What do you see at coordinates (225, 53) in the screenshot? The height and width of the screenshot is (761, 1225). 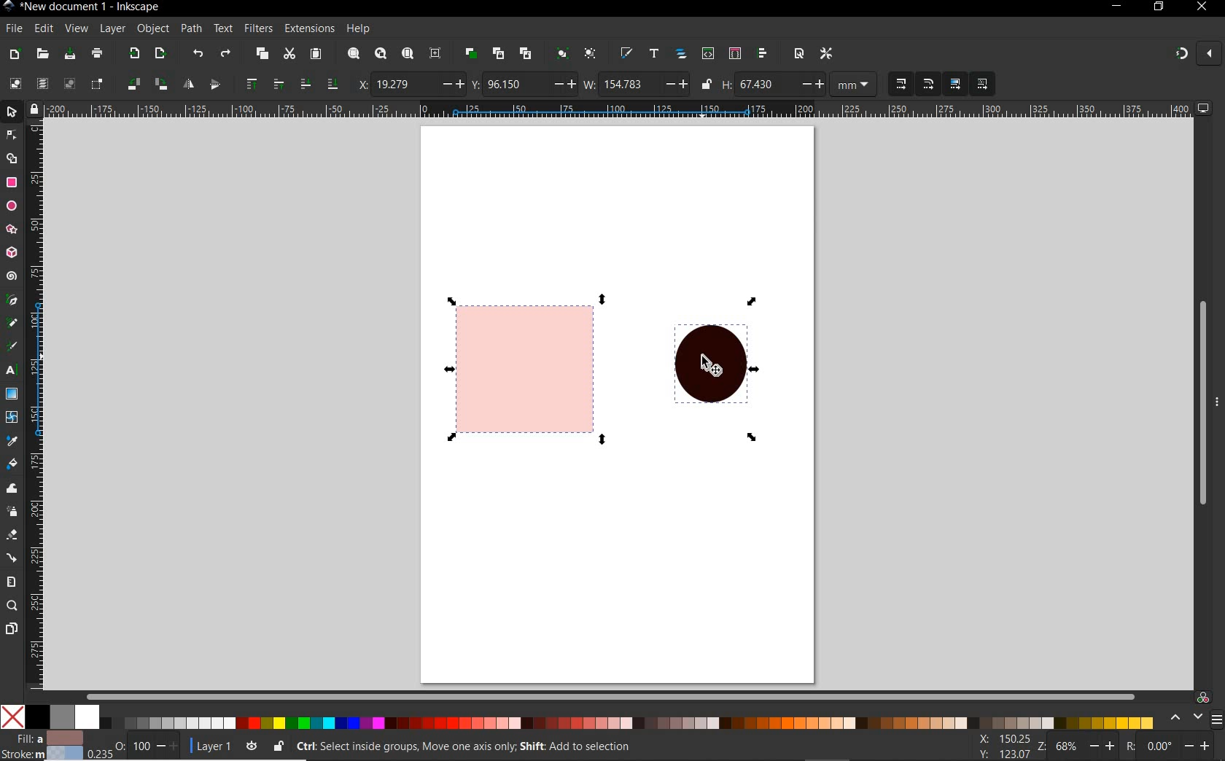 I see `redo` at bounding box center [225, 53].